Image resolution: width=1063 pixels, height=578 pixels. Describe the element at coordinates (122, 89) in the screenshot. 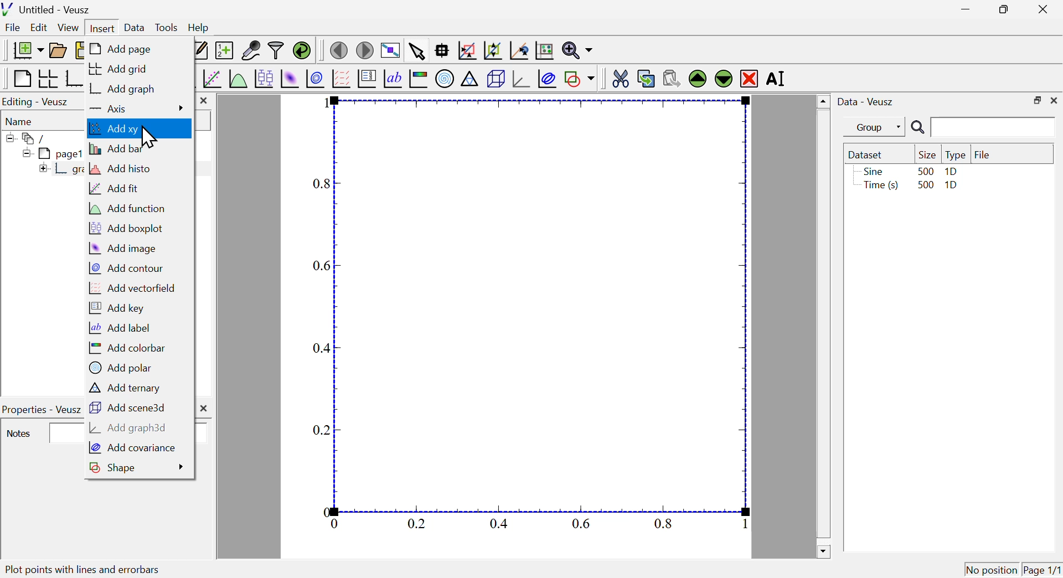

I see `add graph` at that location.